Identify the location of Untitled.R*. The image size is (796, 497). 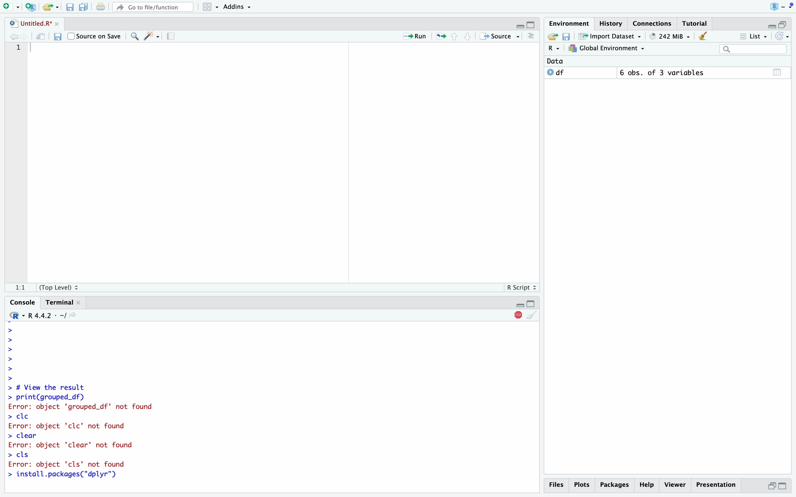
(34, 23).